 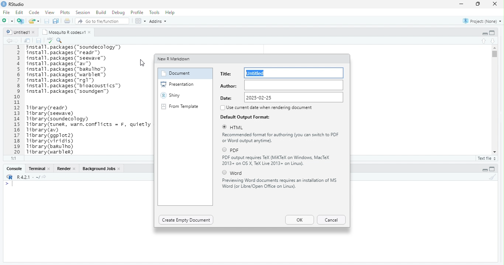 What do you see at coordinates (300, 220) in the screenshot?
I see `ok` at bounding box center [300, 220].